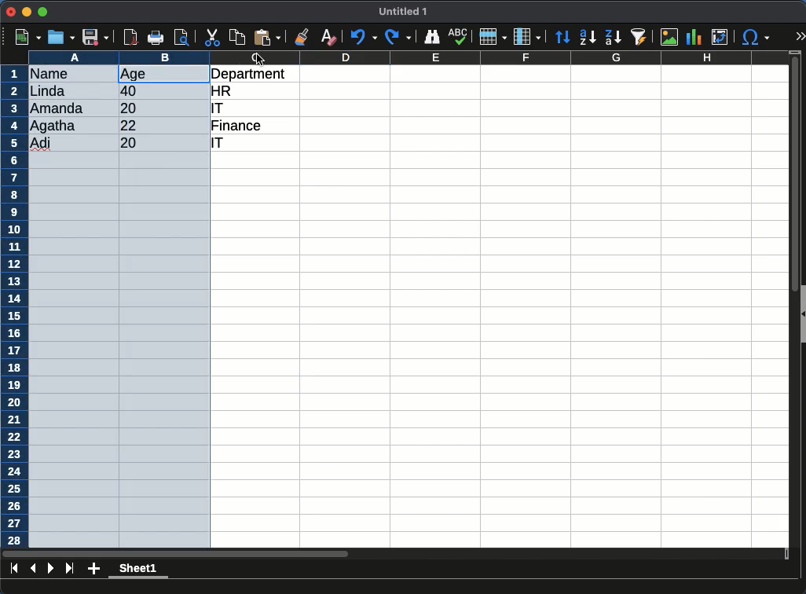 The image size is (806, 594). Describe the element at coordinates (459, 35) in the screenshot. I see `spell check` at that location.